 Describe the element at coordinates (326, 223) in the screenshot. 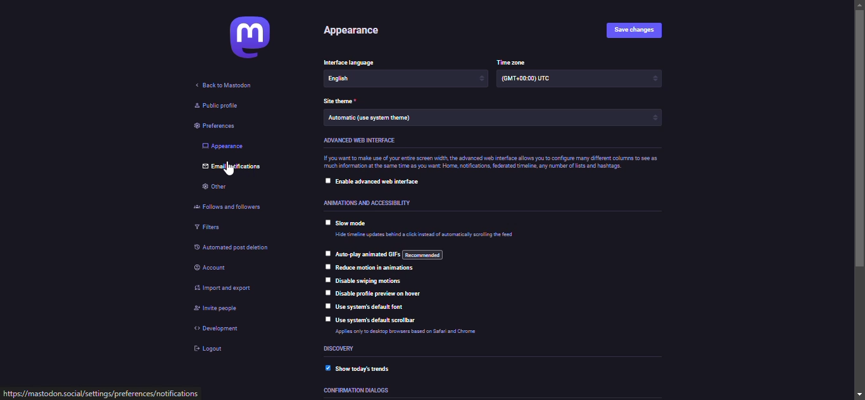

I see `click to select` at that location.